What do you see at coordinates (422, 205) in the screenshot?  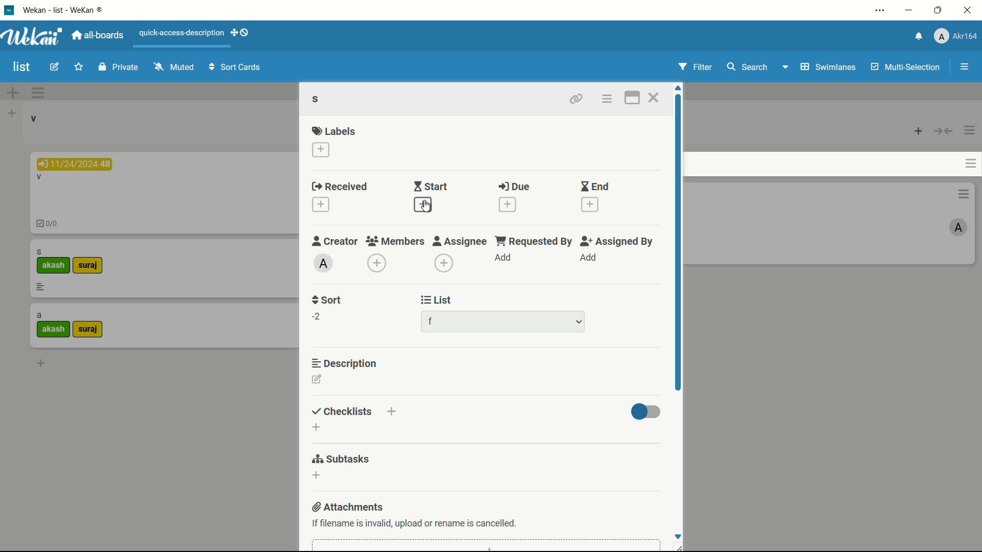 I see `add start date` at bounding box center [422, 205].